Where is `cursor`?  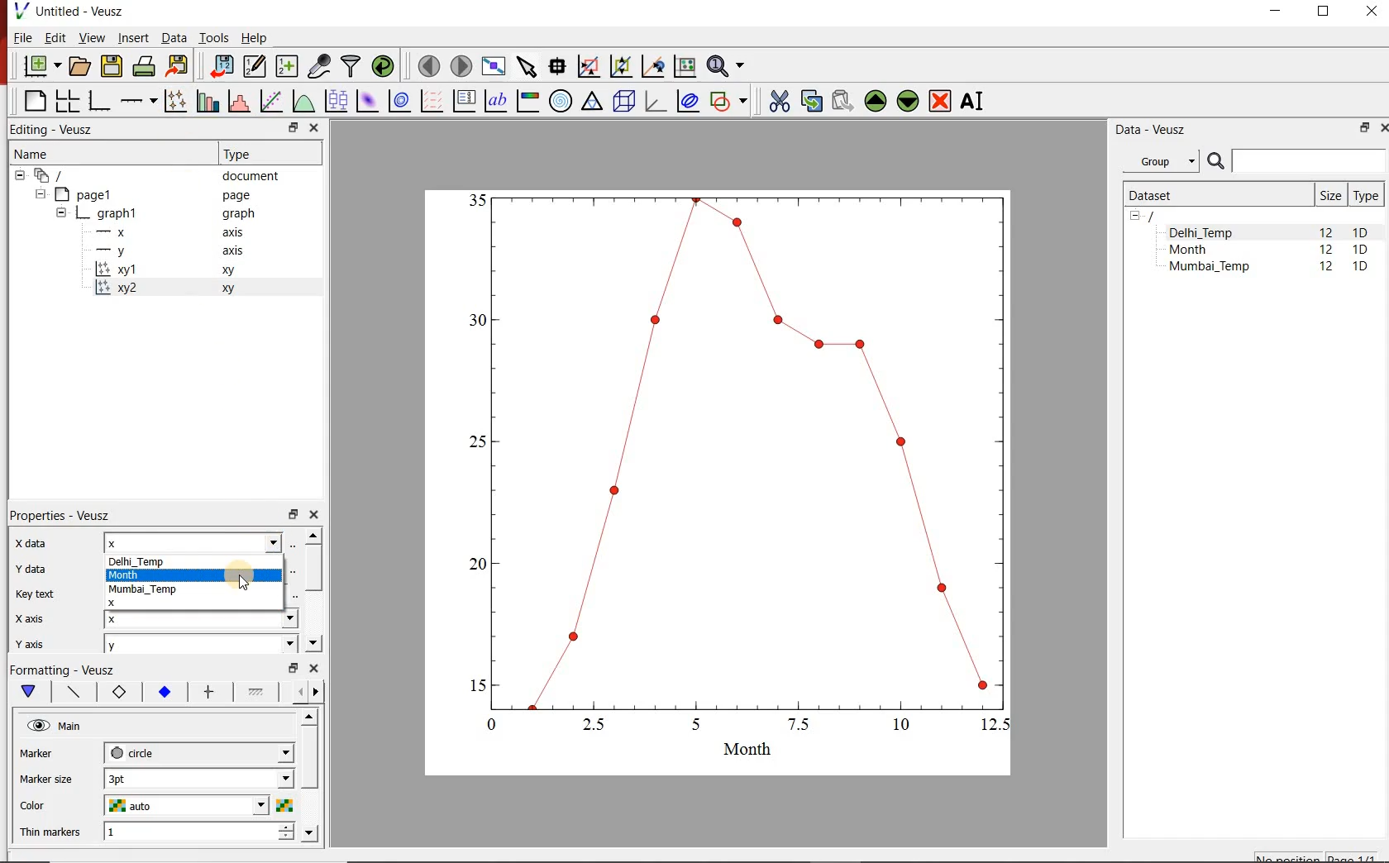 cursor is located at coordinates (241, 578).